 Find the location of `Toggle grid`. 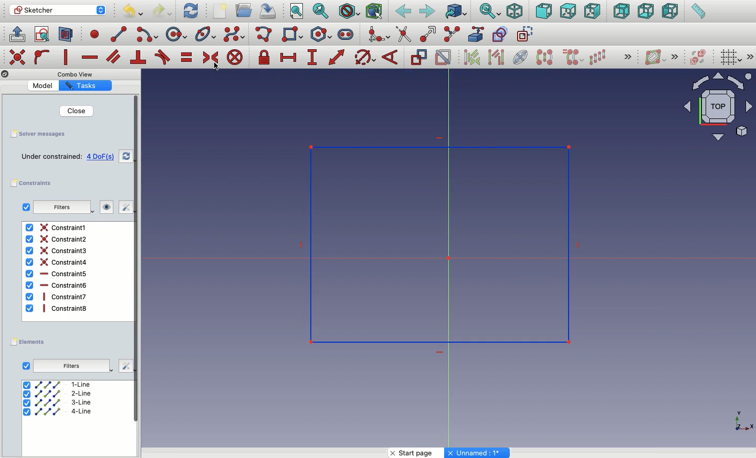

Toggle grid is located at coordinates (730, 57).